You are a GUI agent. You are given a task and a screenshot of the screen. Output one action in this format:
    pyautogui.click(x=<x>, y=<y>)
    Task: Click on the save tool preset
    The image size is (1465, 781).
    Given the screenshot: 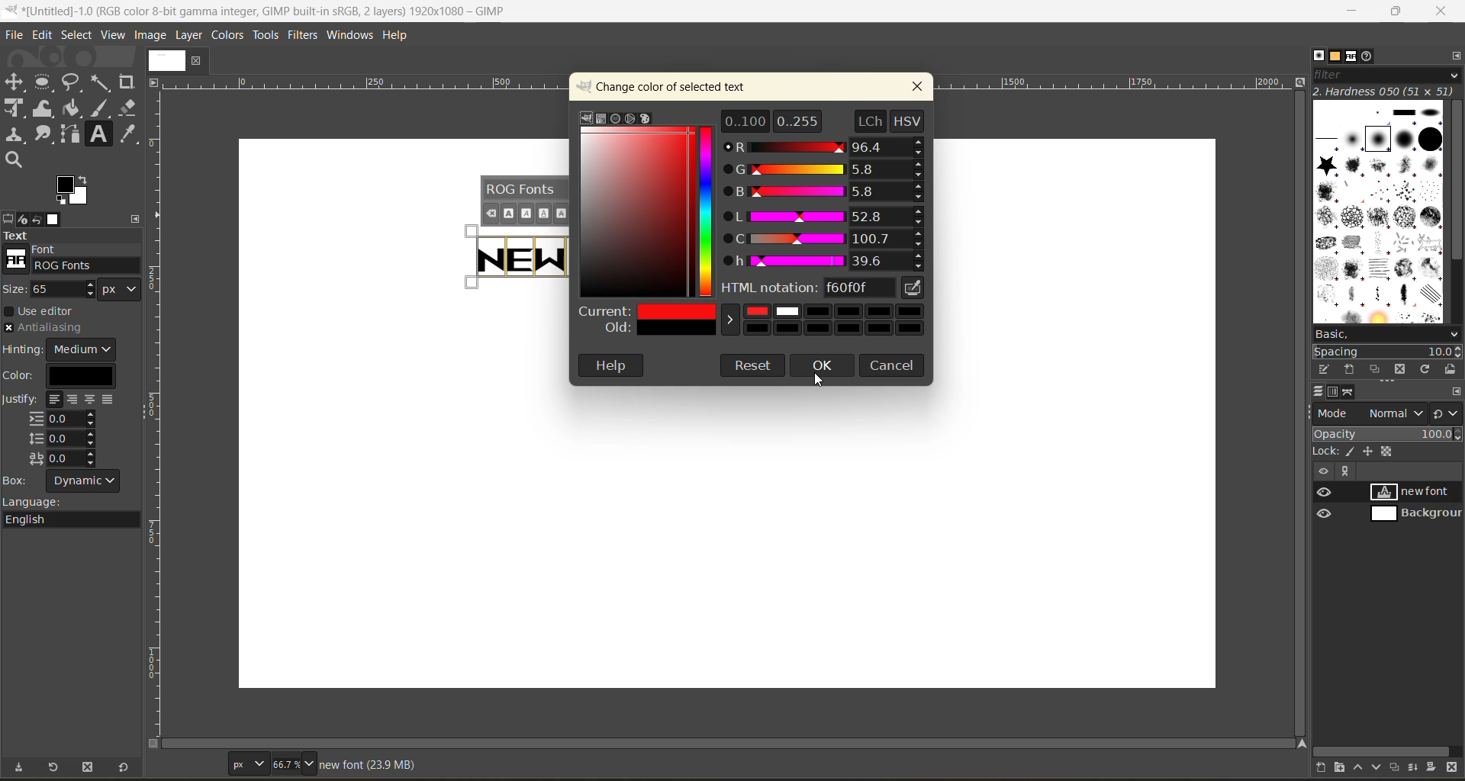 What is the action you would take?
    pyautogui.click(x=24, y=766)
    